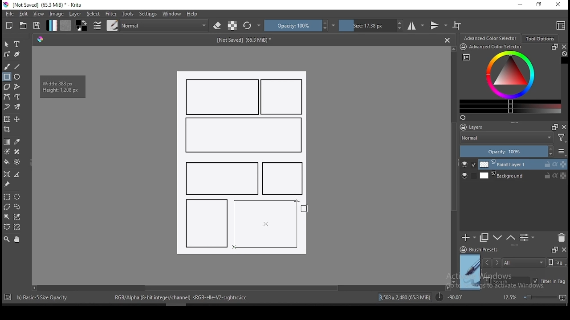 This screenshot has width=570, height=320. I want to click on new layer, so click(469, 237).